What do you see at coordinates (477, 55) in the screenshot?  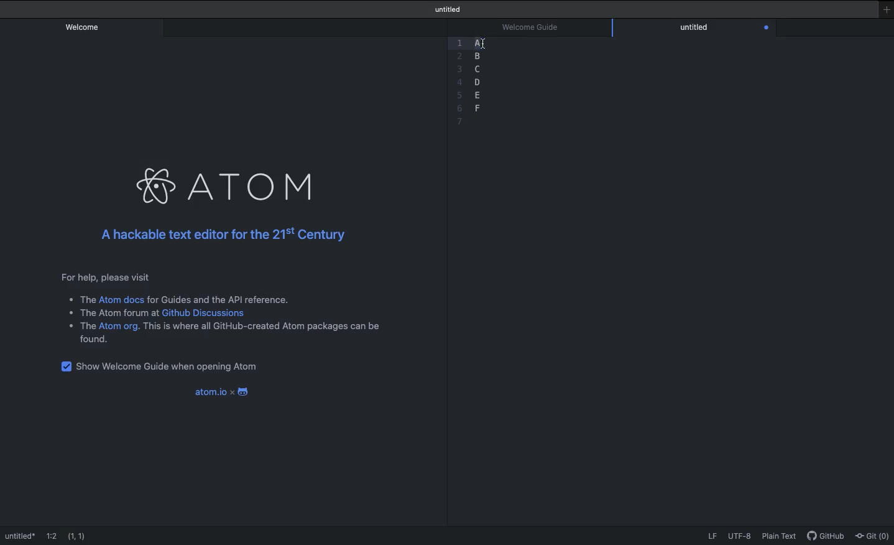 I see `b` at bounding box center [477, 55].